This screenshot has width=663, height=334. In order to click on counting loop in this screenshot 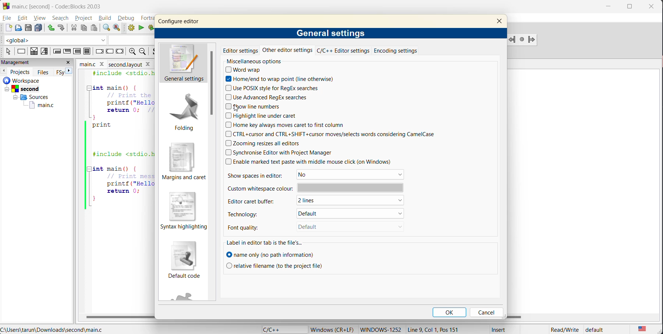, I will do `click(76, 51)`.